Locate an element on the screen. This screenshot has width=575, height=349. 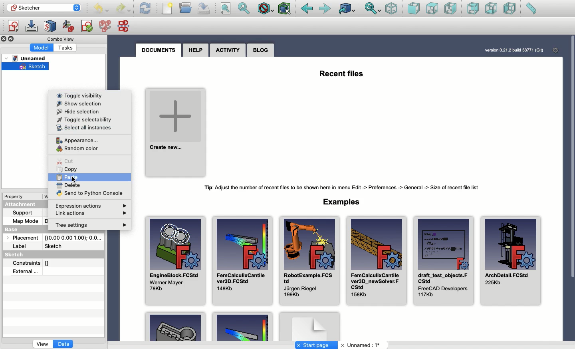
Edit sketch is located at coordinates (32, 26).